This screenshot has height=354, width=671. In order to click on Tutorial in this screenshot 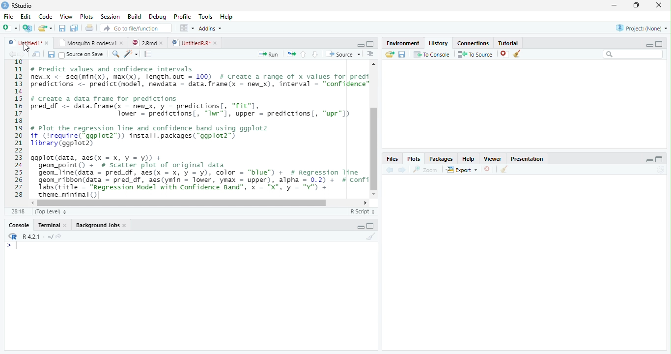, I will do `click(508, 43)`.